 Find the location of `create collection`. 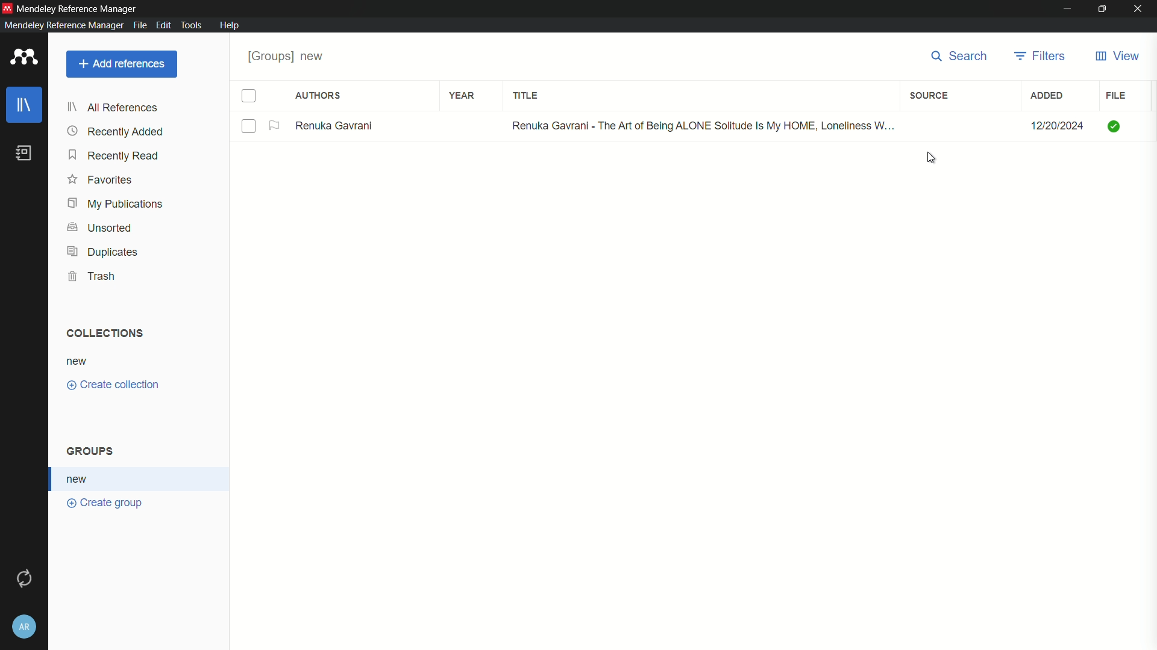

create collection is located at coordinates (115, 385).